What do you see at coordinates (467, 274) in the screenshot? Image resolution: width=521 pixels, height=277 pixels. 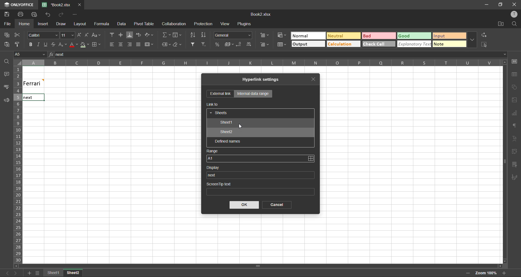 I see `zoom out` at bounding box center [467, 274].